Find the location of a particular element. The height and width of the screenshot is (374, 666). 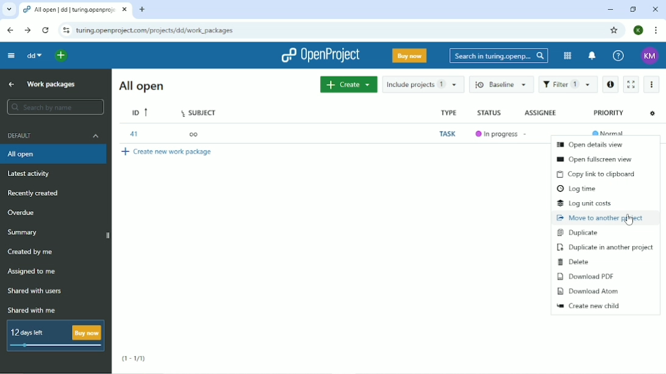

Open details view is located at coordinates (611, 85).